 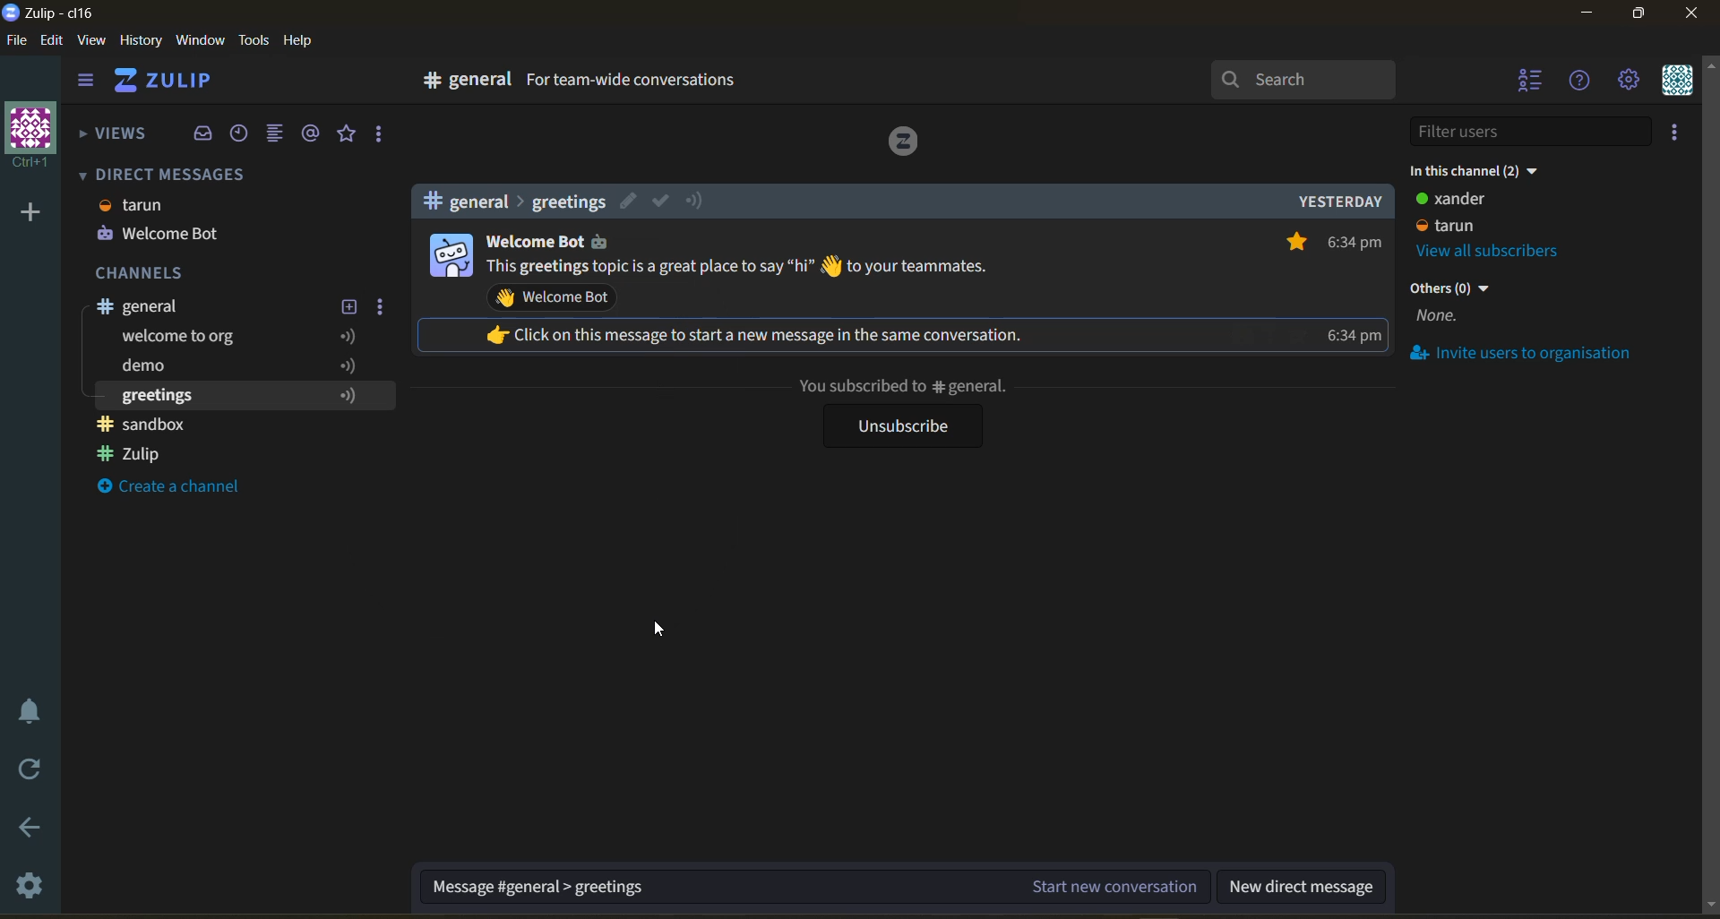 I want to click on invite users to organisation, so click(x=1537, y=356).